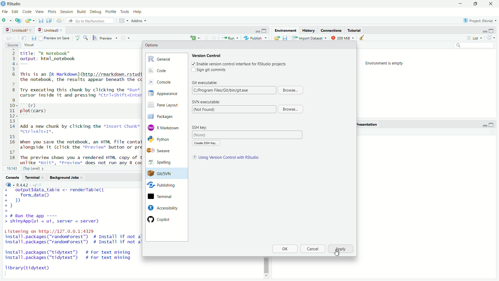 This screenshot has height=281, width=499. I want to click on Background Jobs, so click(67, 178).